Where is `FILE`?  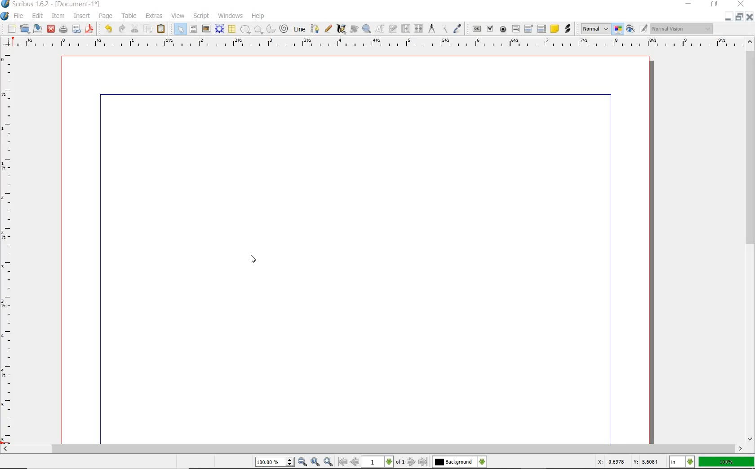
FILE is located at coordinates (19, 16).